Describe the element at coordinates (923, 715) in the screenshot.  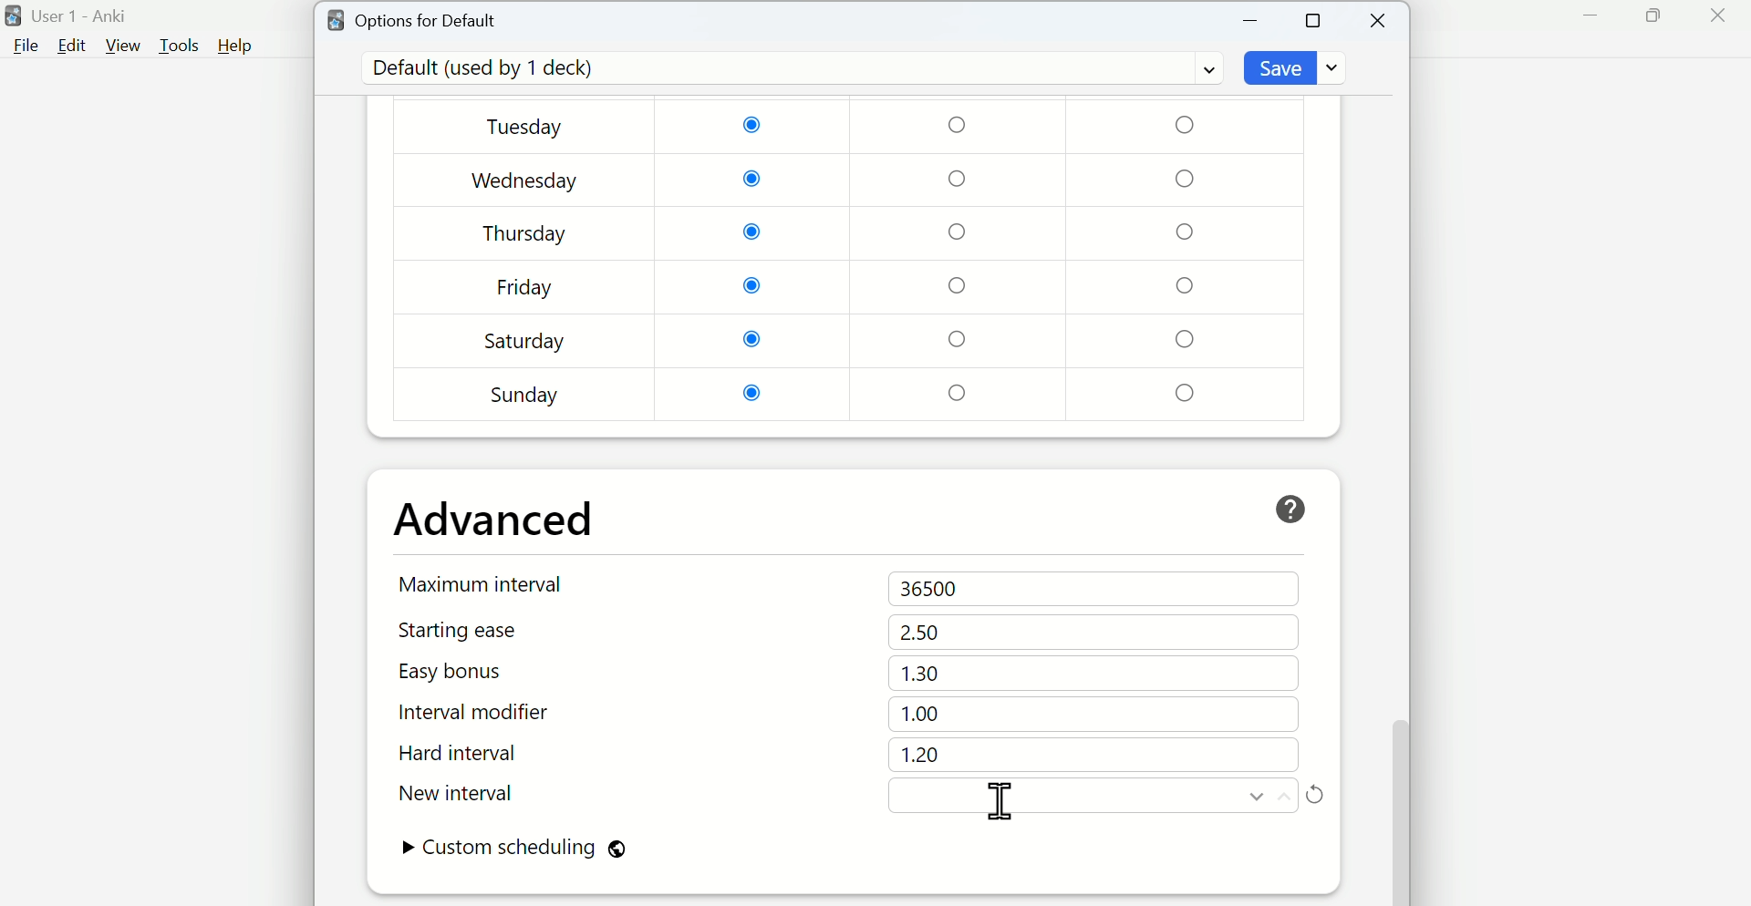
I see `1.00` at that location.